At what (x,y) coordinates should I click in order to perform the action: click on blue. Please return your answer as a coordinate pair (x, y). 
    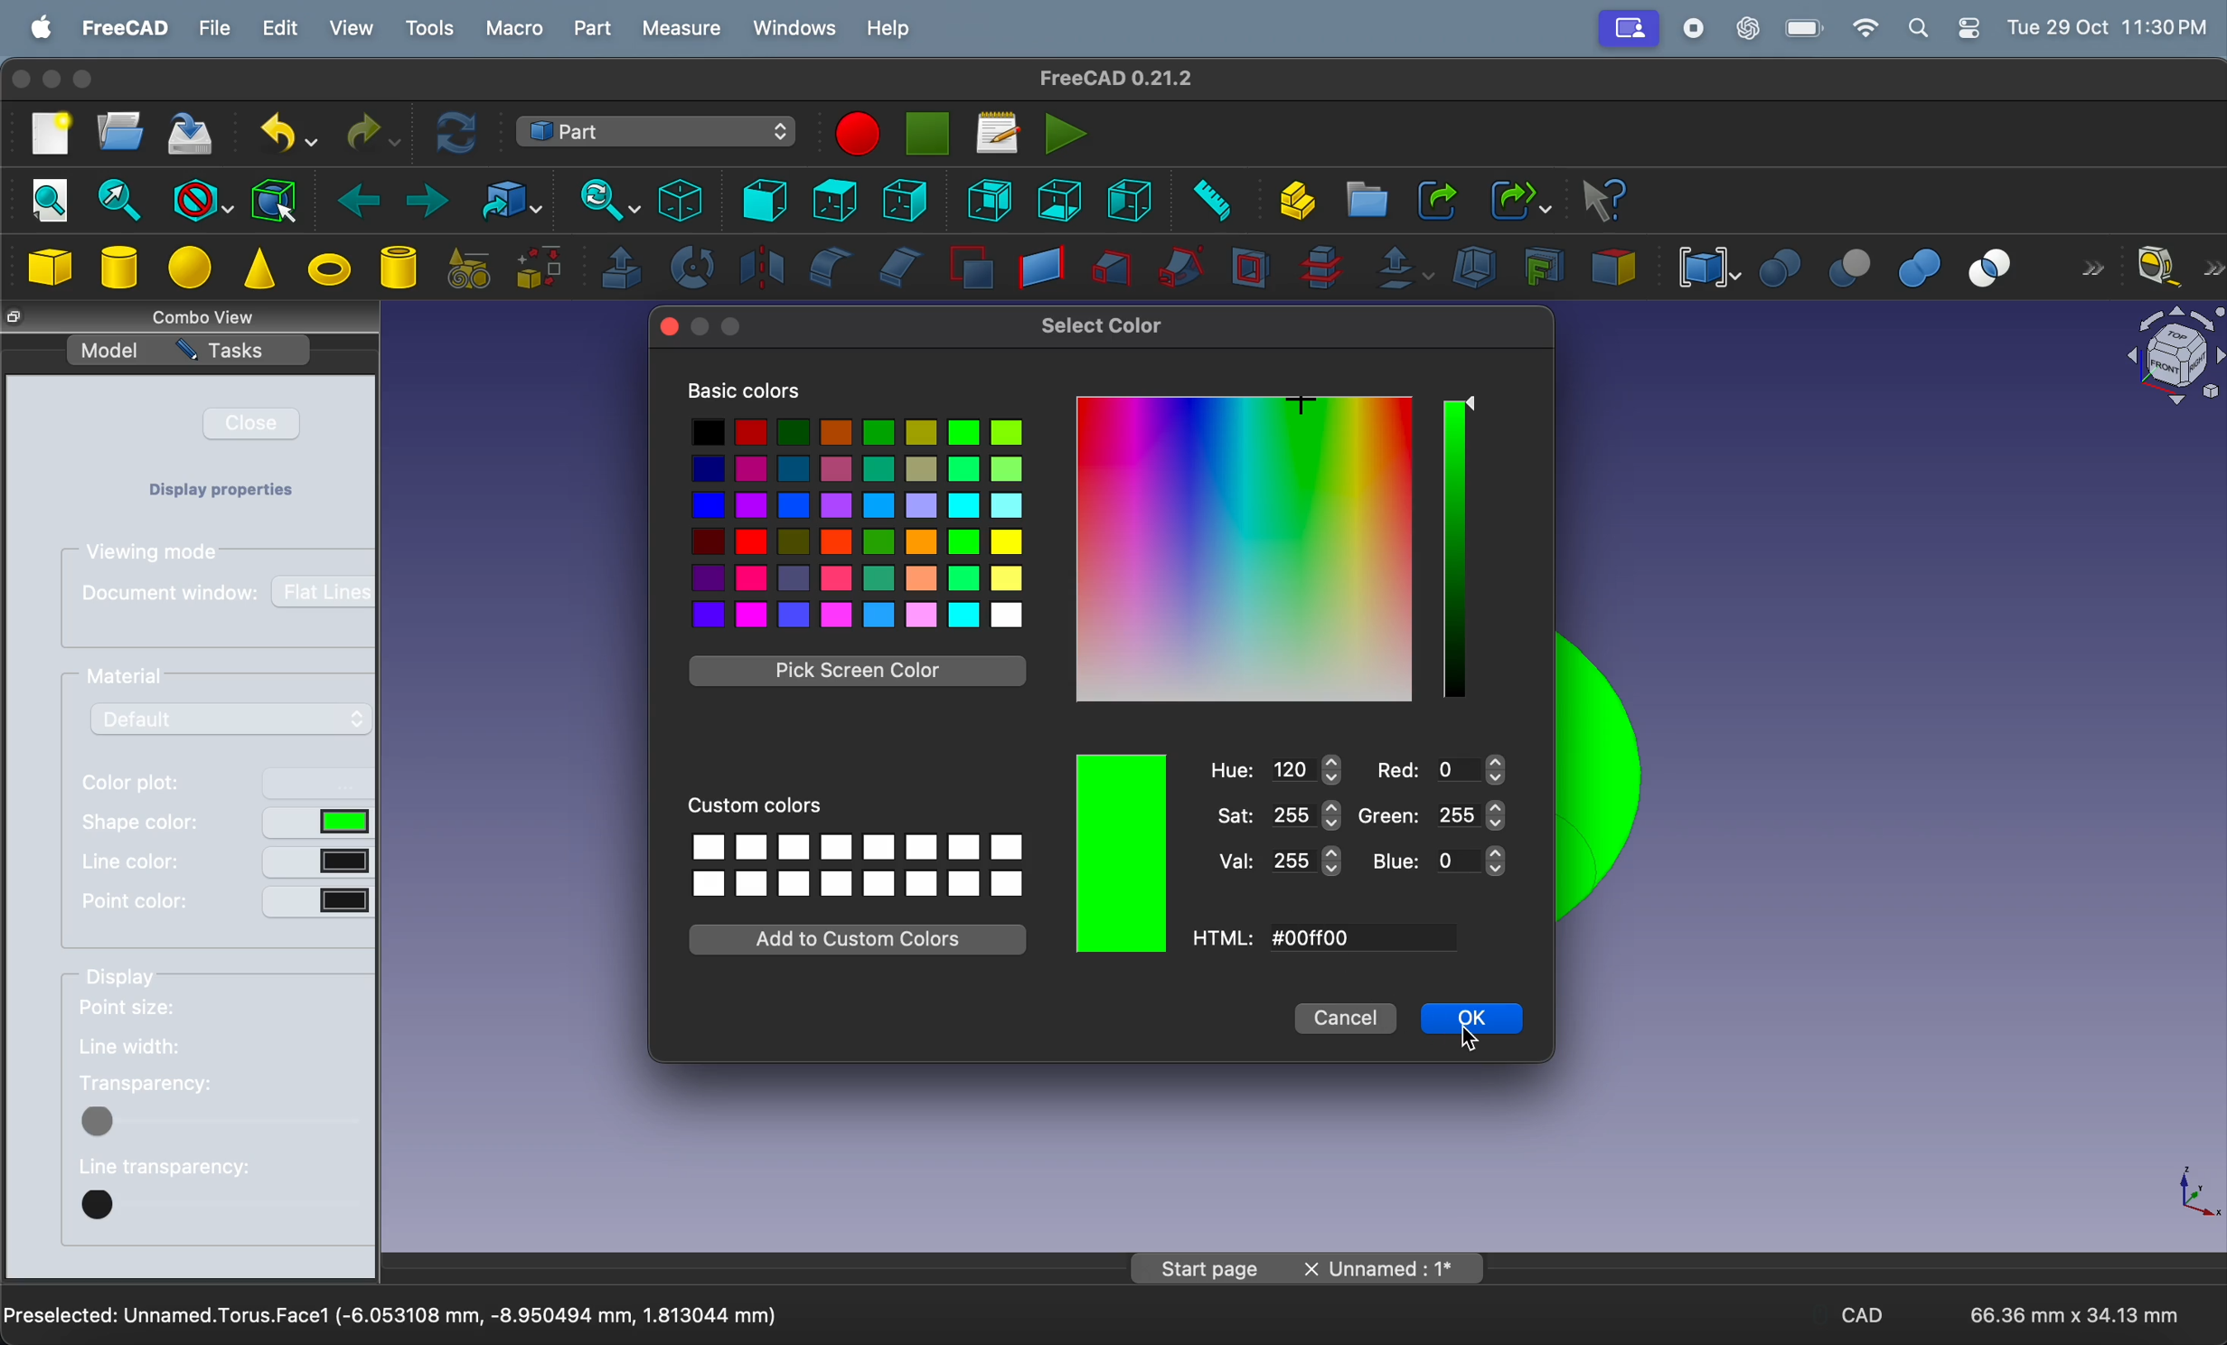
    Looking at the image, I should click on (1438, 861).